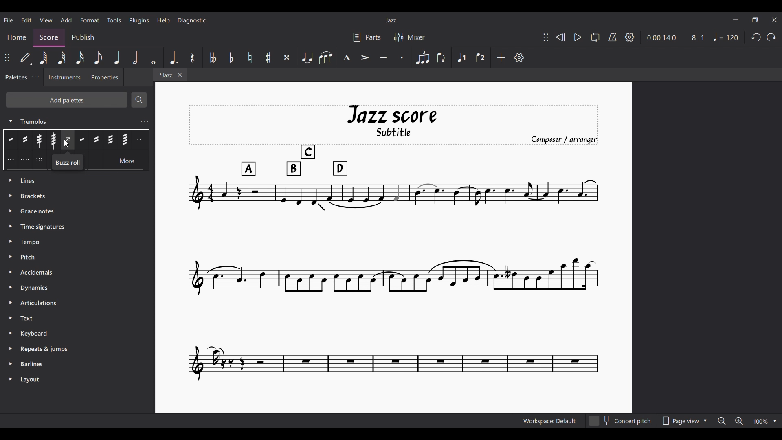 This screenshot has width=782, height=440. What do you see at coordinates (139, 100) in the screenshot?
I see `Search` at bounding box center [139, 100].